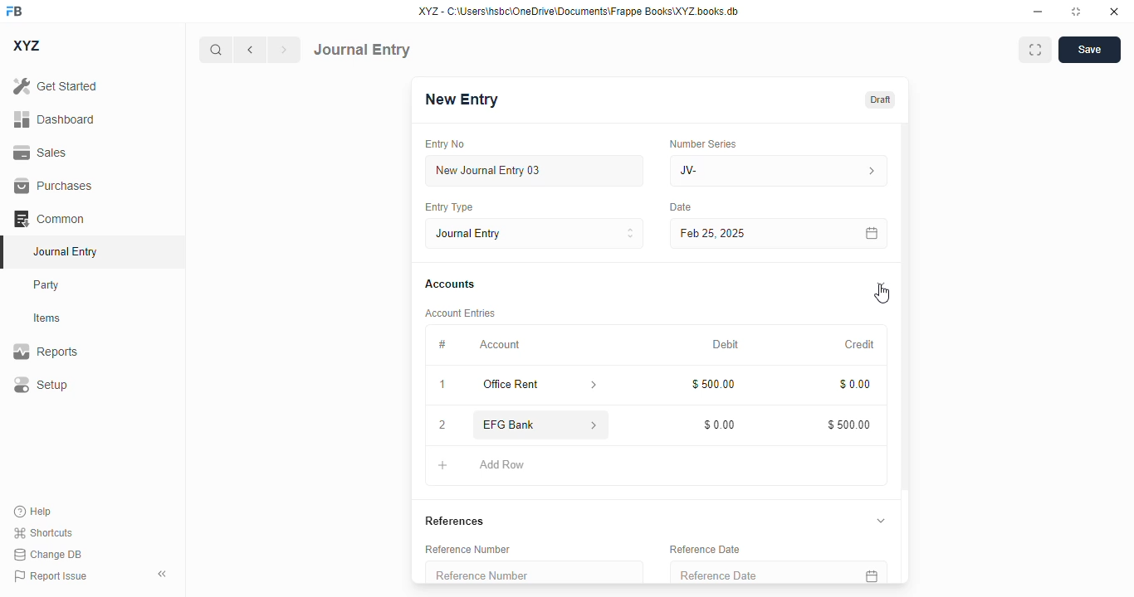 The width and height of the screenshot is (1134, 597). I want to click on help, so click(33, 512).